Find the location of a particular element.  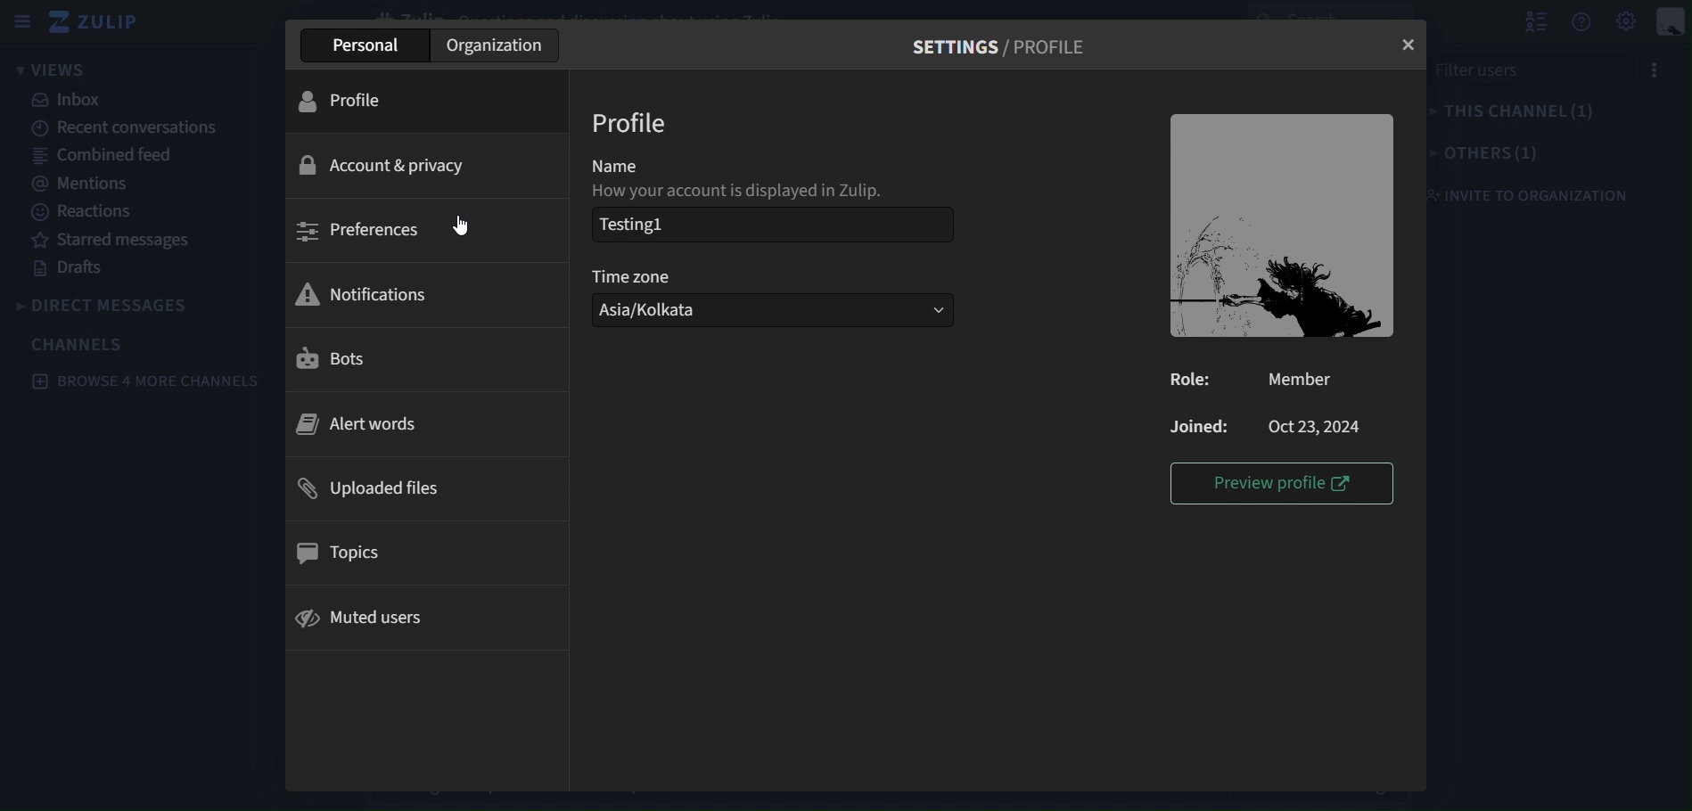

preview profile is located at coordinates (1278, 482).